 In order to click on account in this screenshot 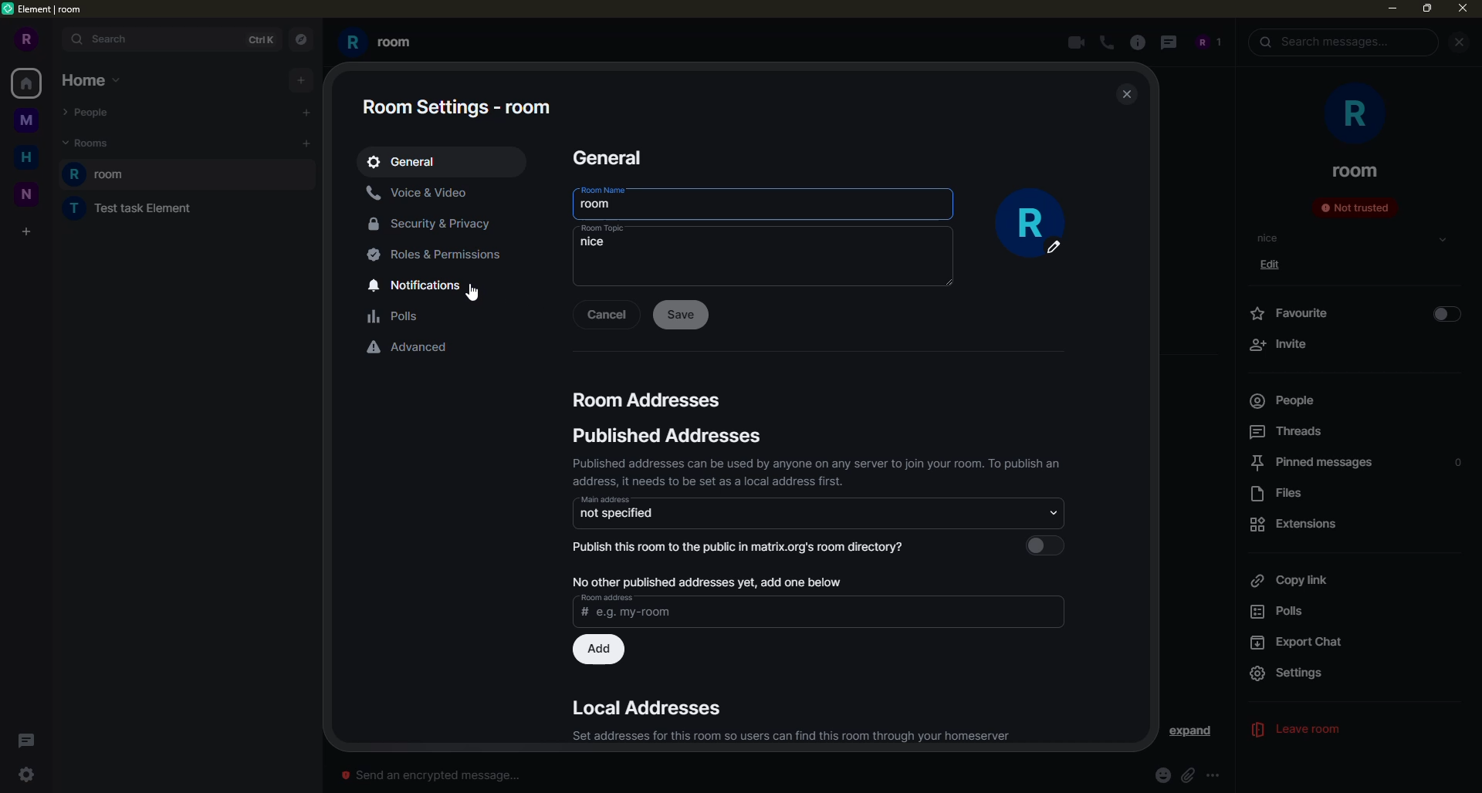, I will do `click(1208, 42)`.